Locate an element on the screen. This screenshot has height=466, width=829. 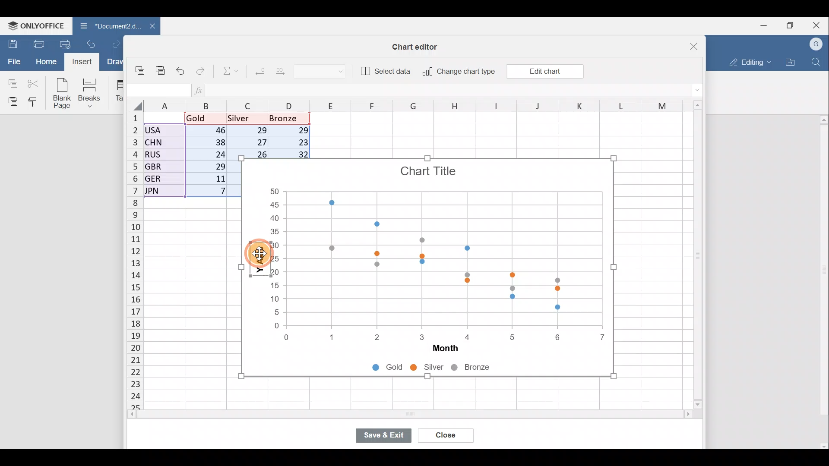
Editing mode is located at coordinates (748, 62).